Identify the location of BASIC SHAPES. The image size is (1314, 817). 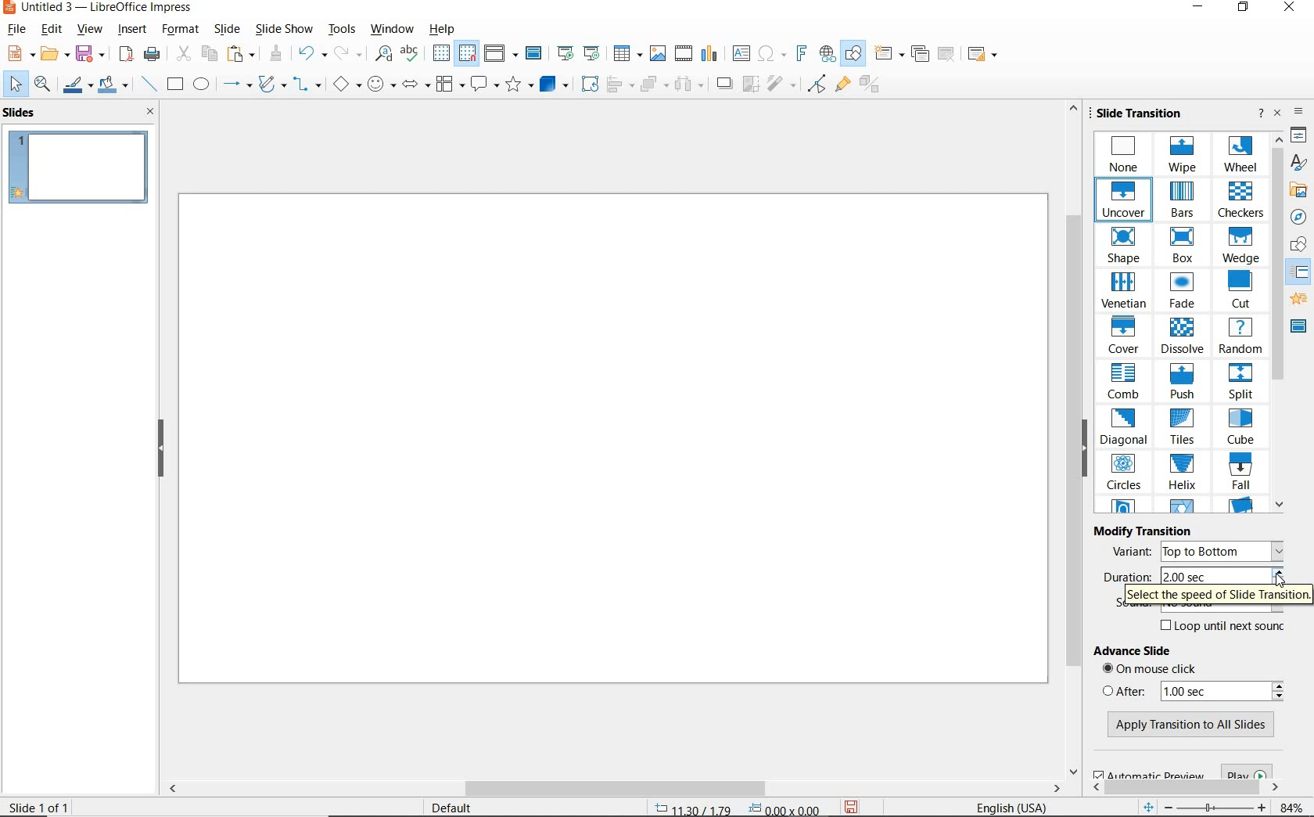
(346, 84).